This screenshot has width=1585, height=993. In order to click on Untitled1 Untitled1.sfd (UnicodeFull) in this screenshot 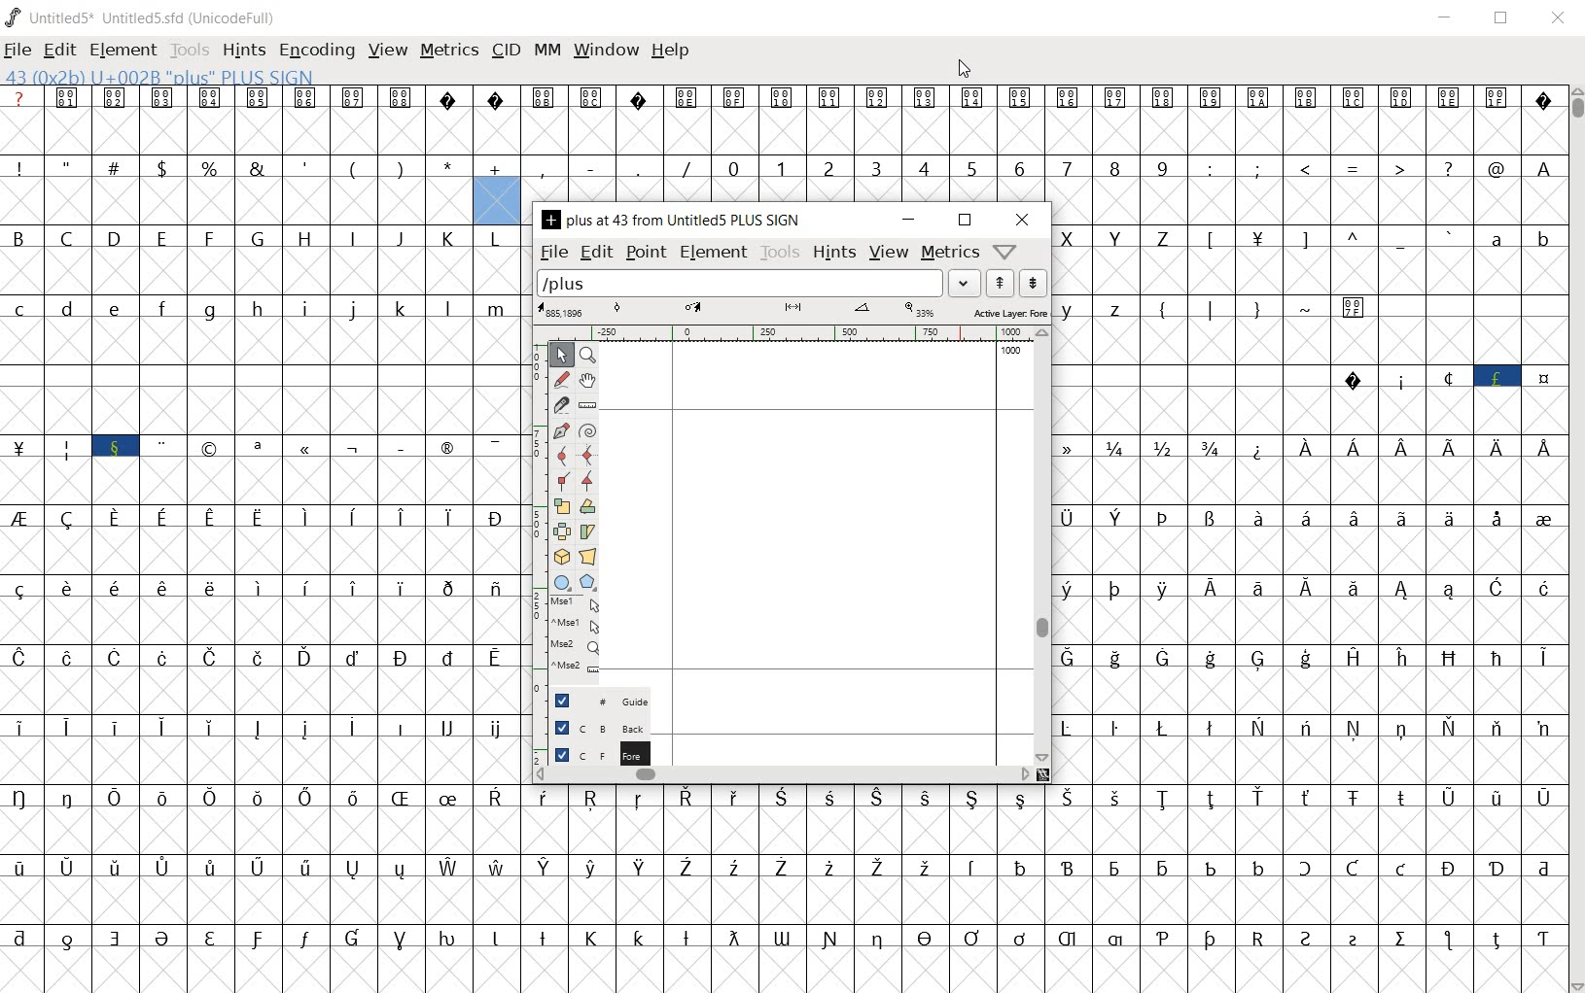, I will do `click(146, 17)`.